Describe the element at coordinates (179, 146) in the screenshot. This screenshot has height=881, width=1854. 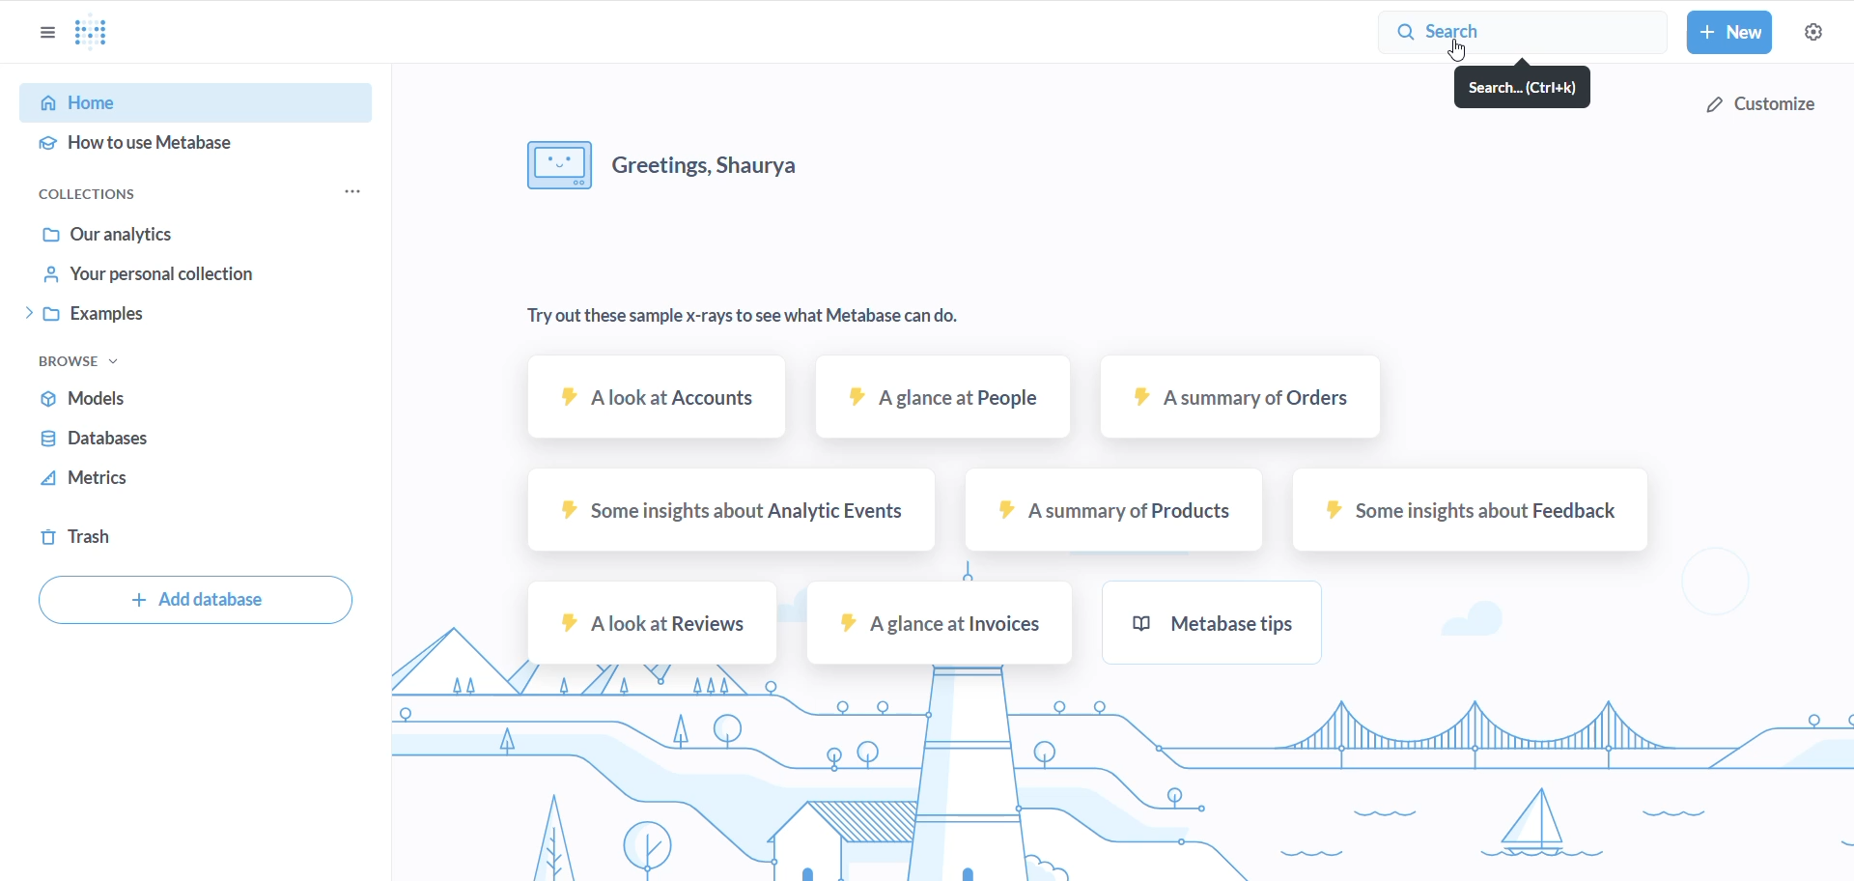
I see `HOW TO USE METABASE` at that location.